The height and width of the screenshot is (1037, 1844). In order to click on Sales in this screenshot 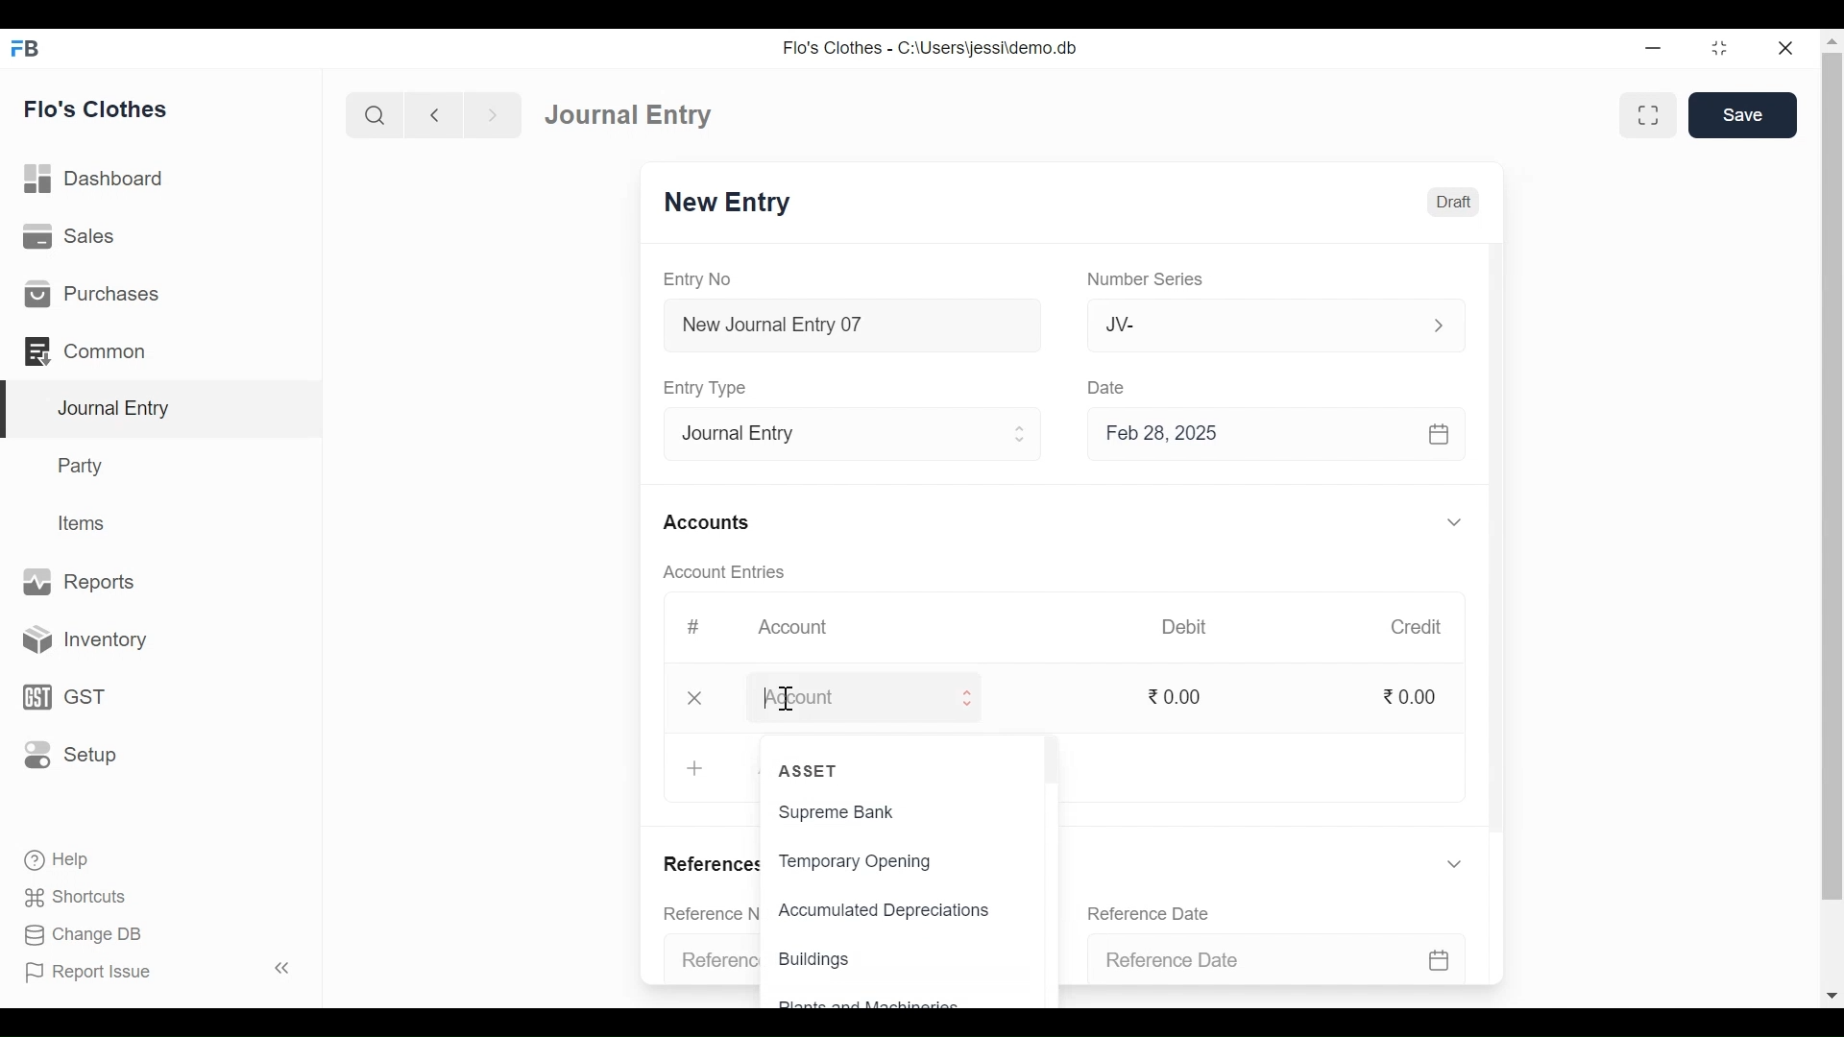, I will do `click(72, 235)`.